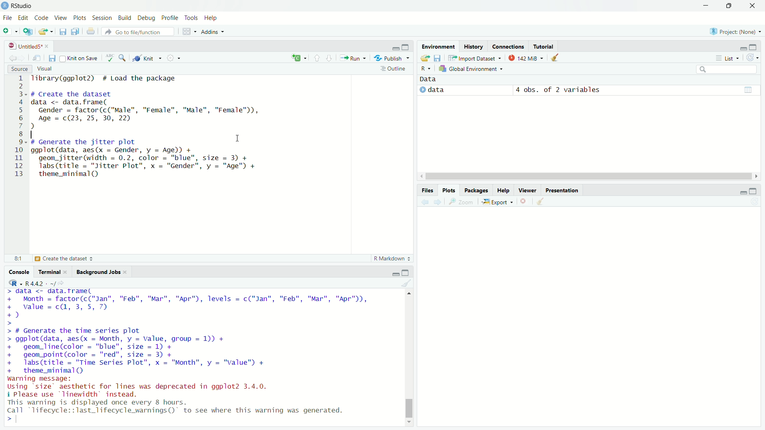 This screenshot has width=765, height=430. Describe the element at coordinates (504, 191) in the screenshot. I see `help` at that location.